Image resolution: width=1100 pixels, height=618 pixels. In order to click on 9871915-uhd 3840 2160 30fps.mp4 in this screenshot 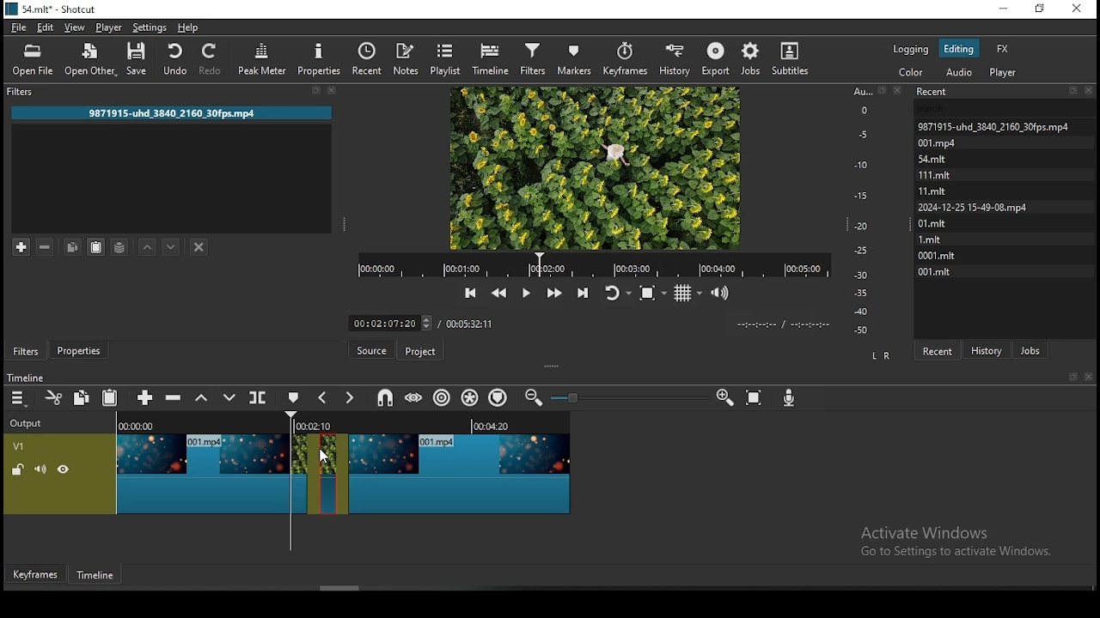, I will do `click(180, 114)`.